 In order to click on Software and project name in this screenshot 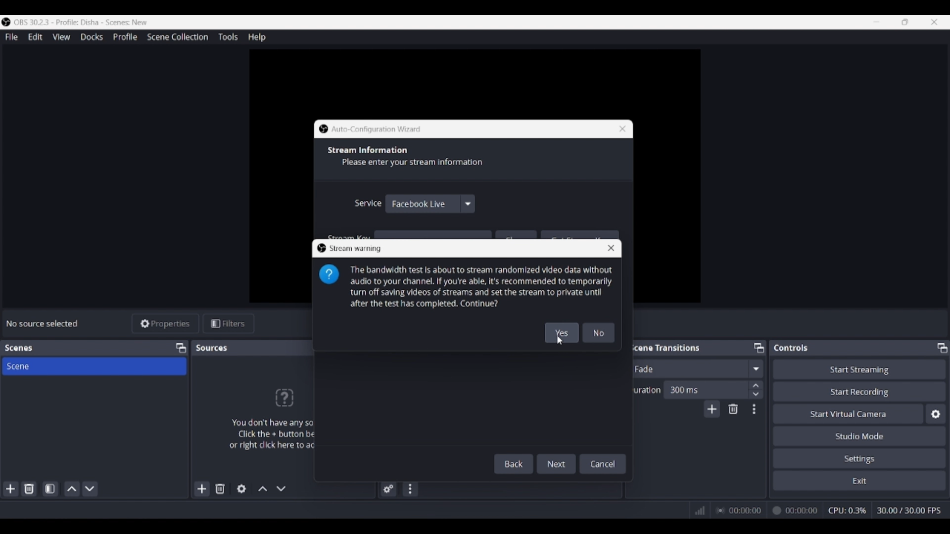, I will do `click(85, 22)`.